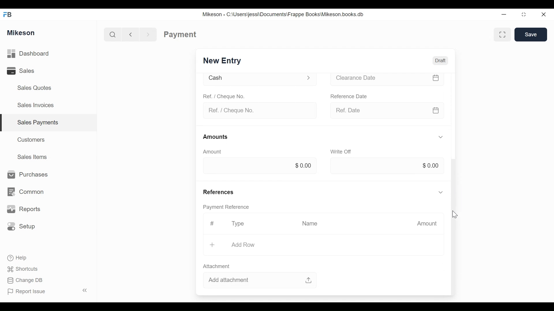 Image resolution: width=554 pixels, height=311 pixels. Describe the element at coordinates (226, 97) in the screenshot. I see `Ref. / Cheque No.` at that location.